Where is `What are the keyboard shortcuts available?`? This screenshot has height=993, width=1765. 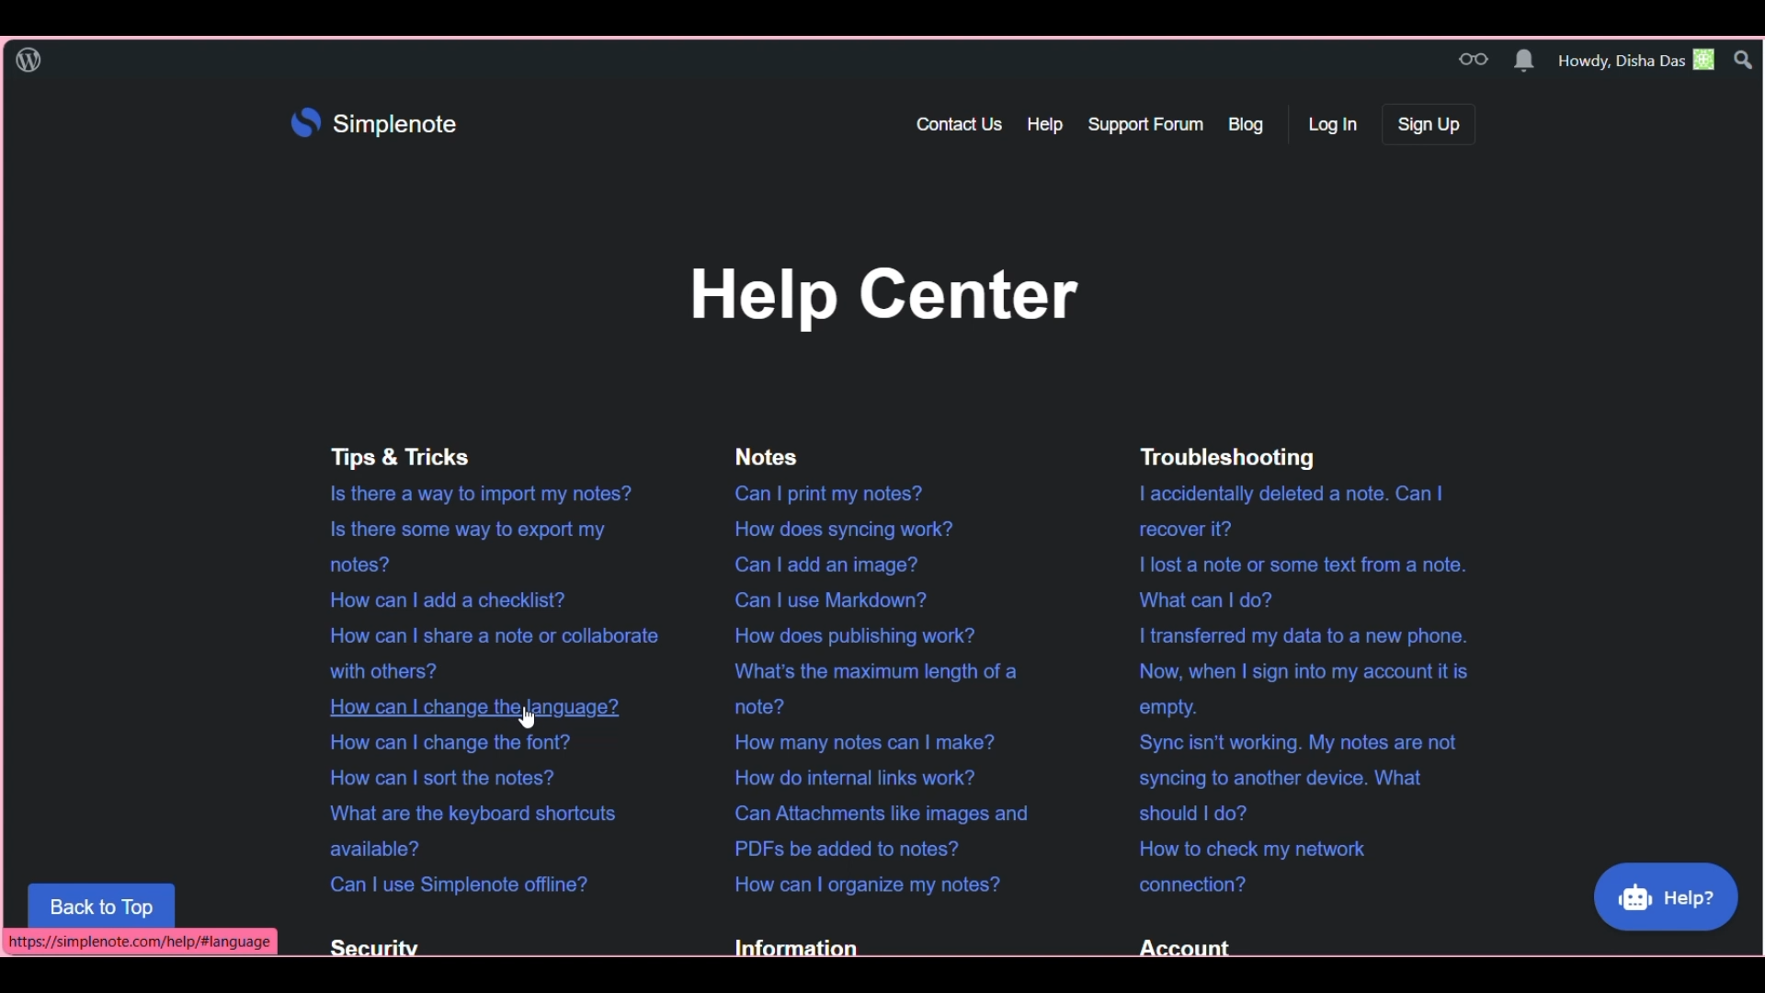
What are the keyboard shortcuts available? is located at coordinates (470, 829).